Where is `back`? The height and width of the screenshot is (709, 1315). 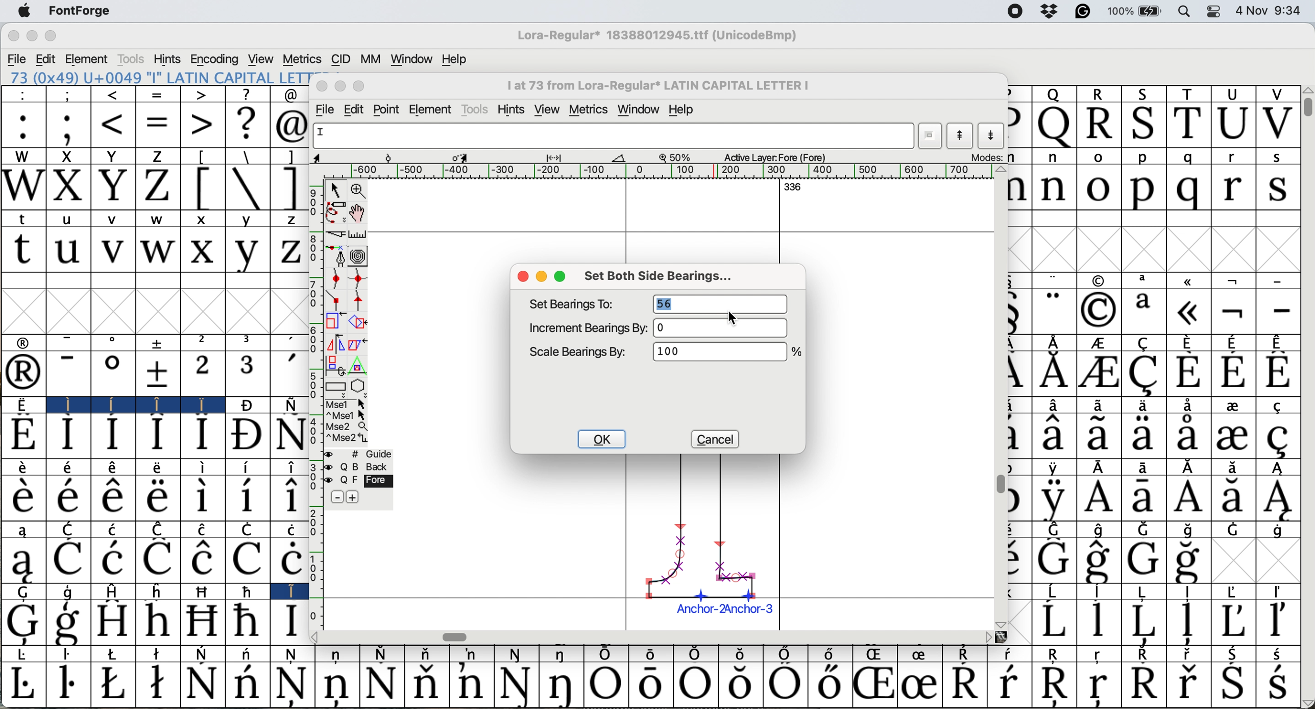 back is located at coordinates (367, 466).